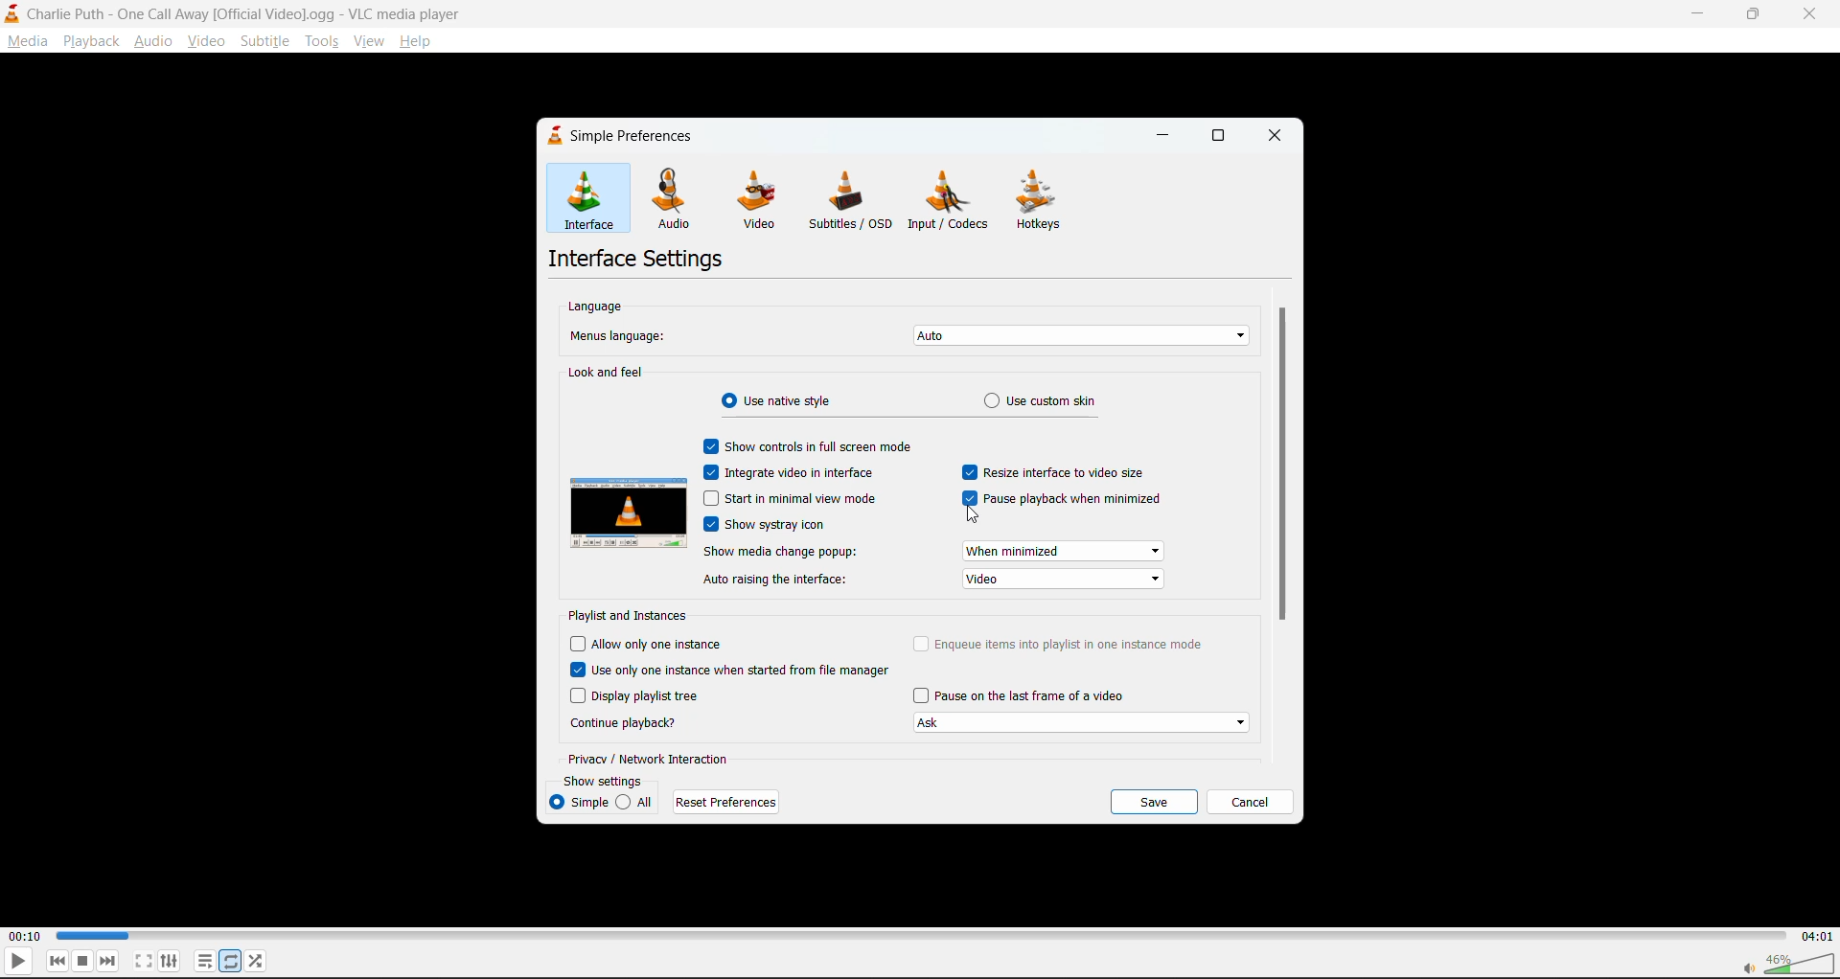  What do you see at coordinates (106, 963) in the screenshot?
I see `next` at bounding box center [106, 963].